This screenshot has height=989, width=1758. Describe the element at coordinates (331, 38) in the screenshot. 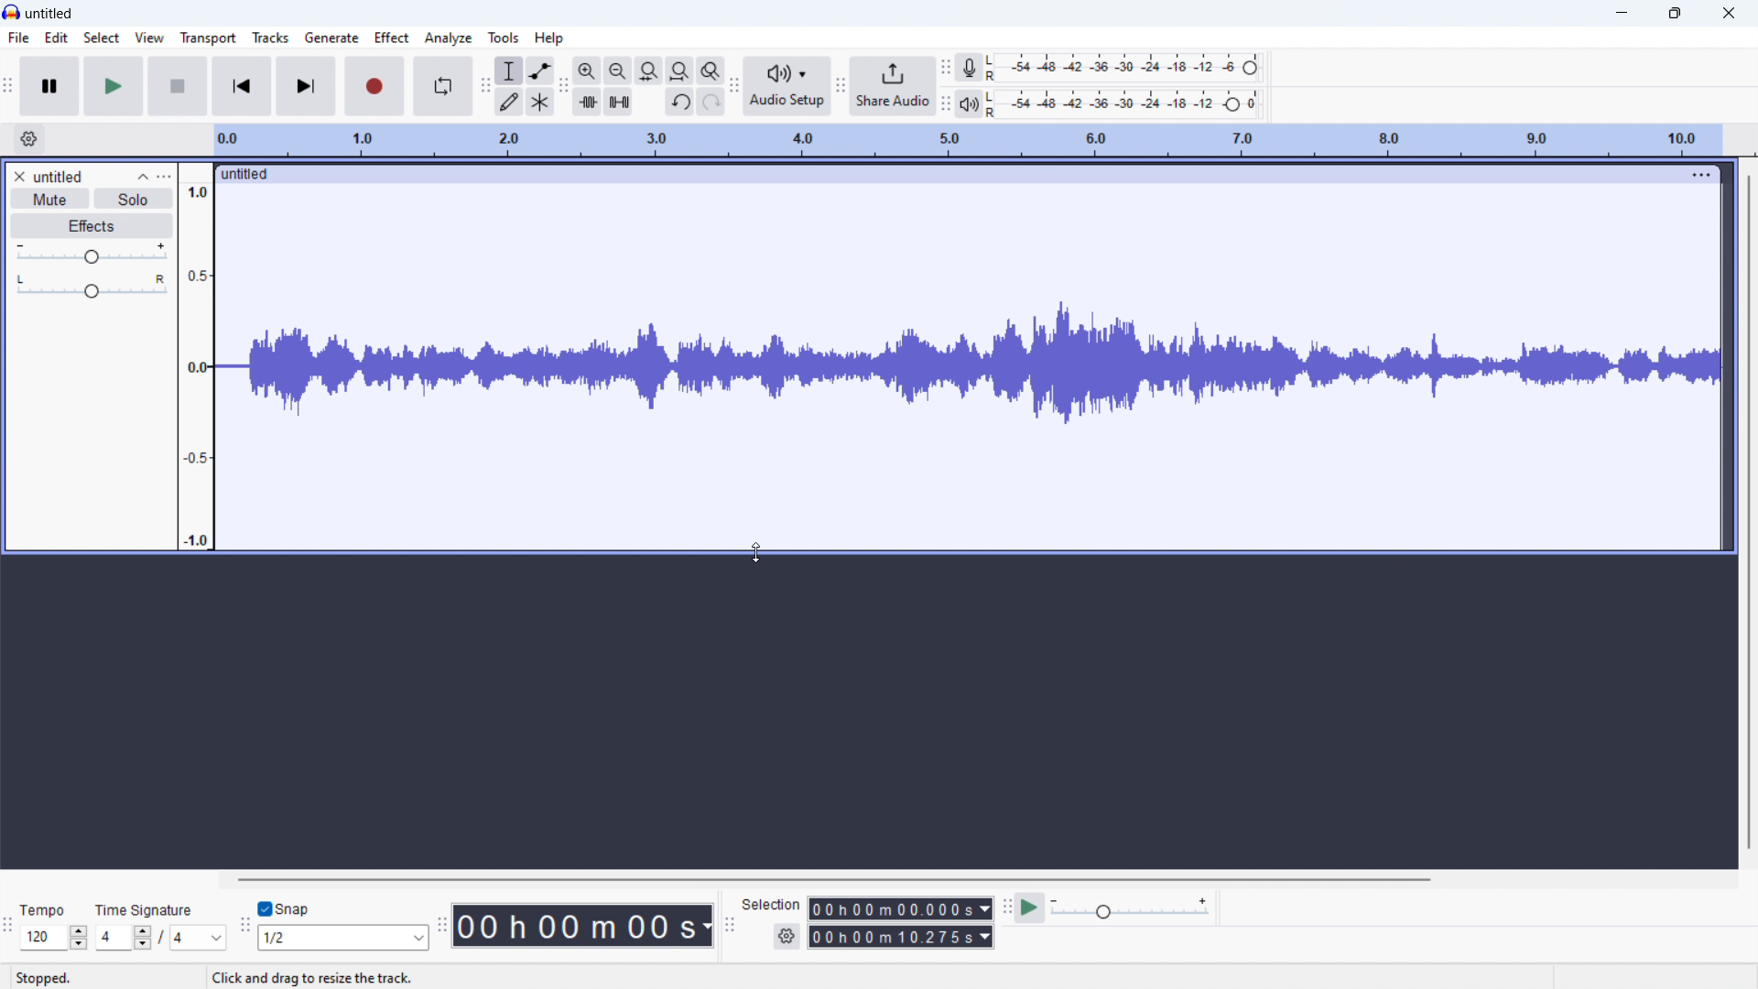

I see `generate` at that location.